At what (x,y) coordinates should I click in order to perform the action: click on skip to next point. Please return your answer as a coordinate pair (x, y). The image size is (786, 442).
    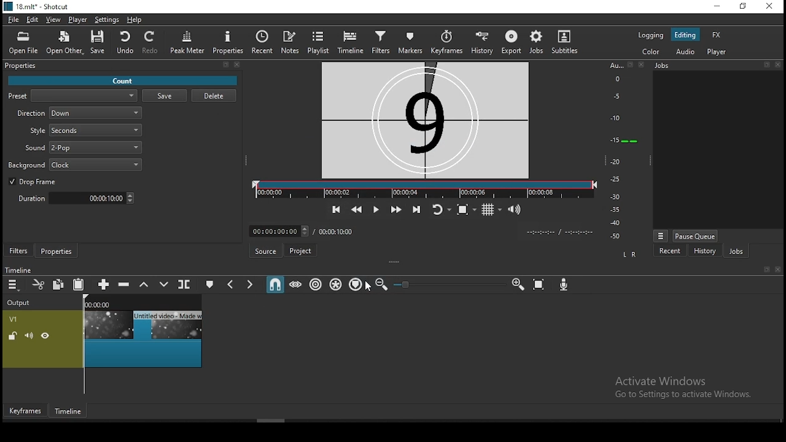
    Looking at the image, I should click on (415, 209).